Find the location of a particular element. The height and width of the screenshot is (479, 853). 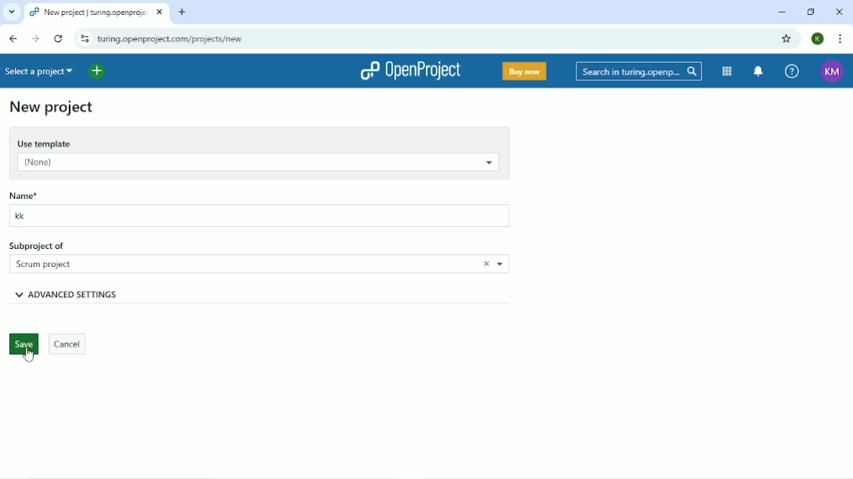

Bookmark this tab is located at coordinates (787, 38).